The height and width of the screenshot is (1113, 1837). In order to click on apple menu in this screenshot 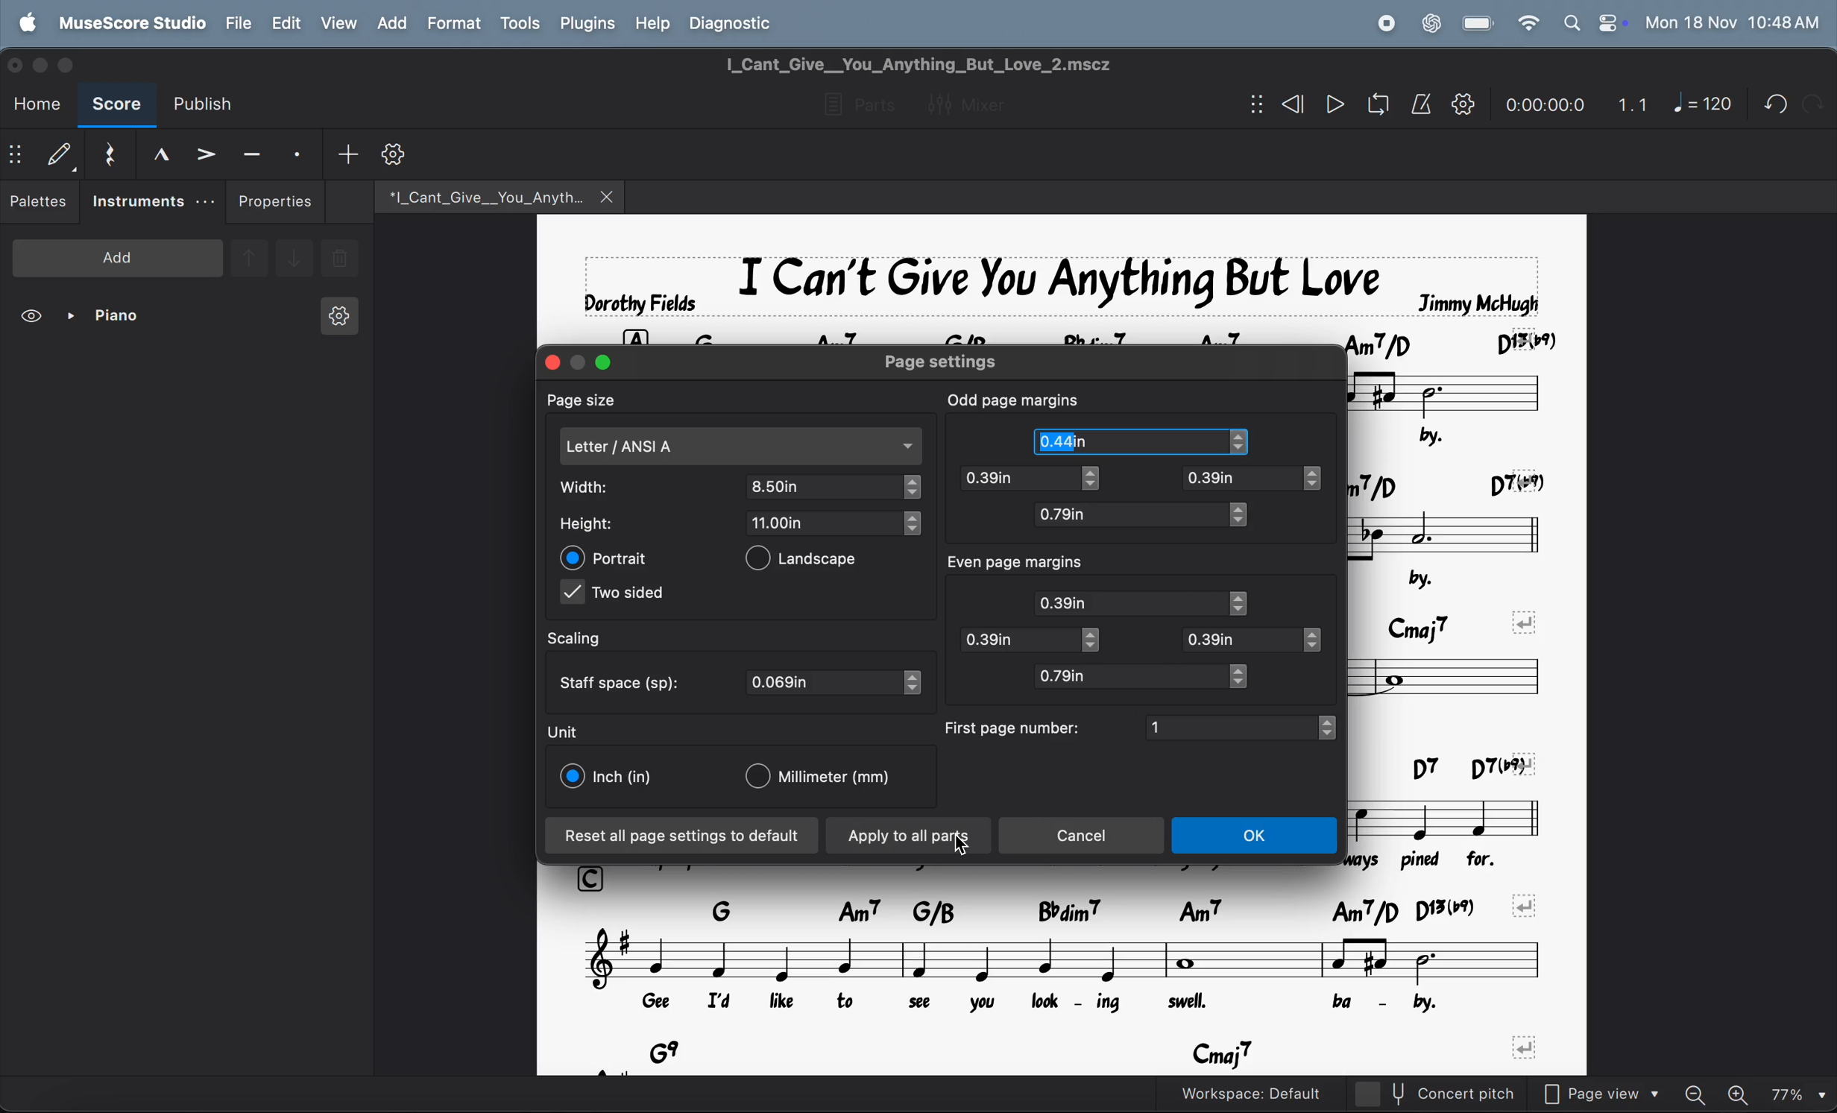, I will do `click(31, 22)`.